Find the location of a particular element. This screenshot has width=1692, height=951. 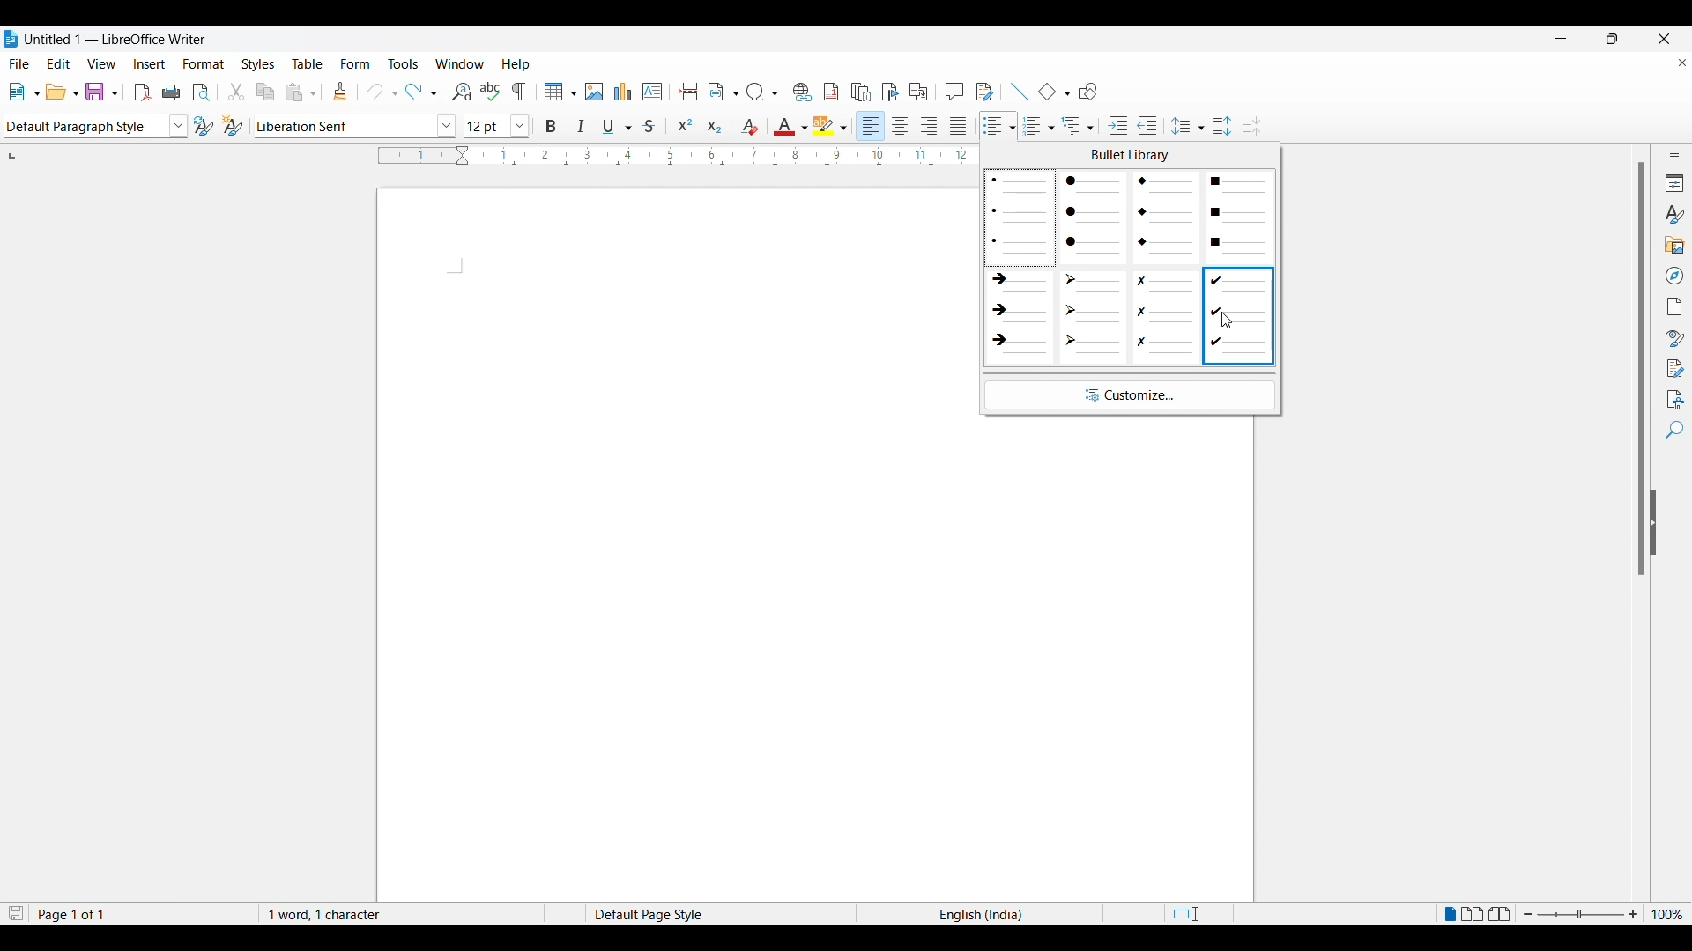

close is located at coordinates (1676, 64).